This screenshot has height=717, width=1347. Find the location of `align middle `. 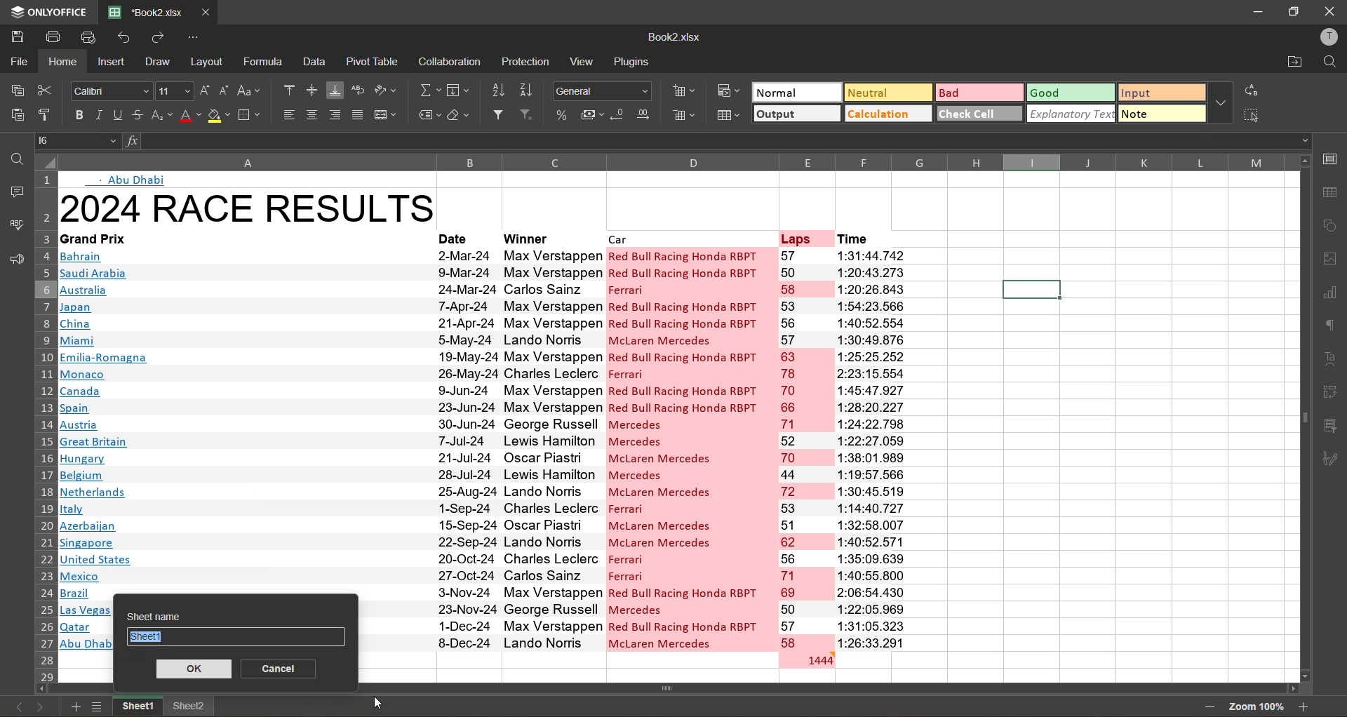

align middle  is located at coordinates (314, 90).